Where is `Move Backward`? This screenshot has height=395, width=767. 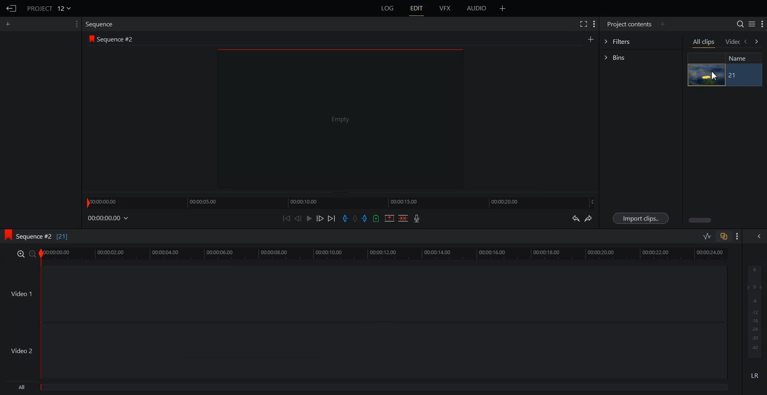
Move Backward is located at coordinates (287, 218).